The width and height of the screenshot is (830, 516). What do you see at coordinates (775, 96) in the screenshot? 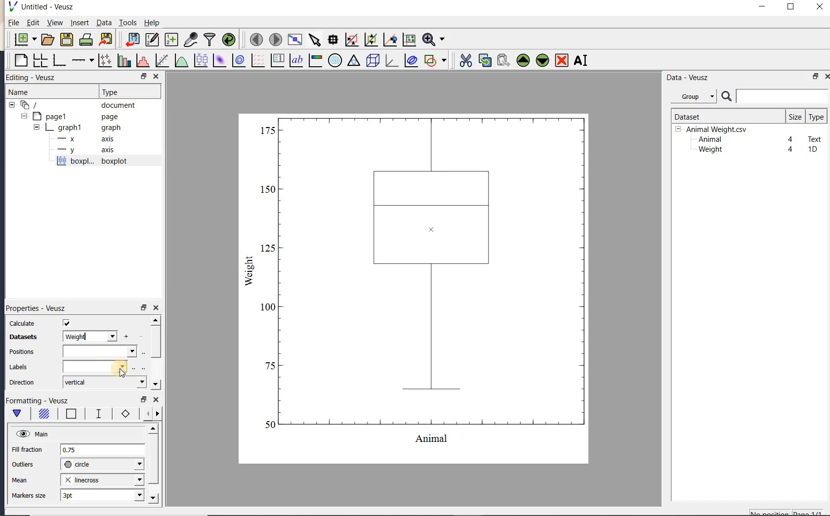
I see `search datasets` at bounding box center [775, 96].